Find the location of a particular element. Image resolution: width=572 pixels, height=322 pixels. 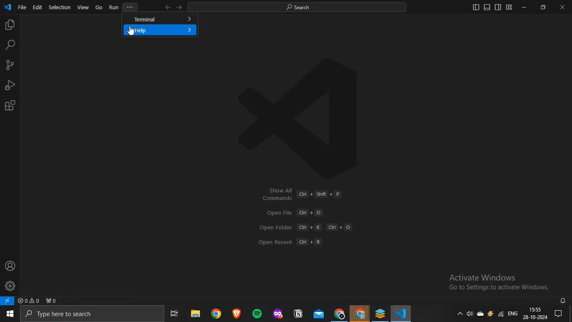

onedrive is located at coordinates (481, 316).